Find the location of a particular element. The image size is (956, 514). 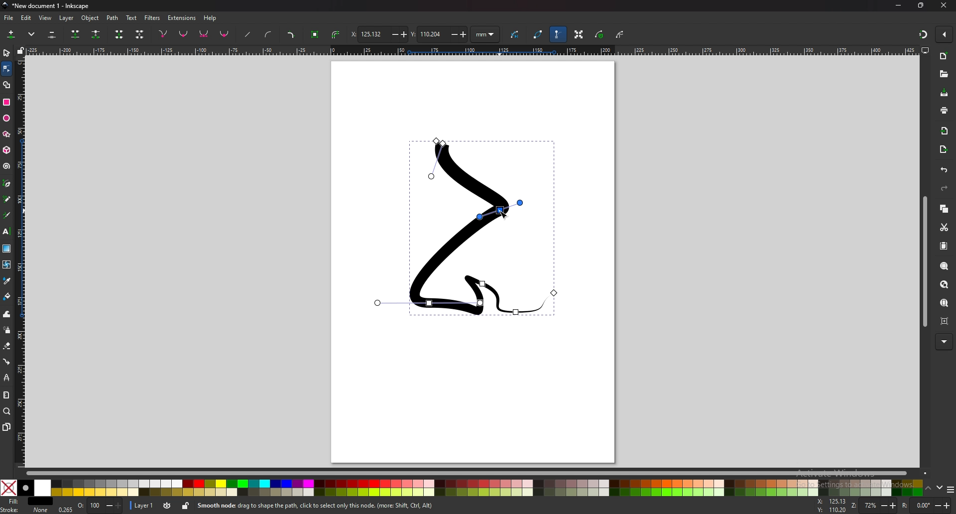

file is located at coordinates (9, 17).